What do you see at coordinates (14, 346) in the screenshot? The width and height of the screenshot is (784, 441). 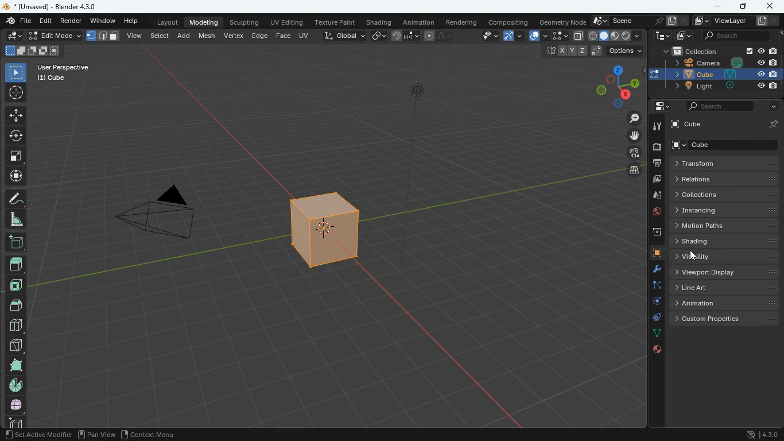 I see `diagonal` at bounding box center [14, 346].